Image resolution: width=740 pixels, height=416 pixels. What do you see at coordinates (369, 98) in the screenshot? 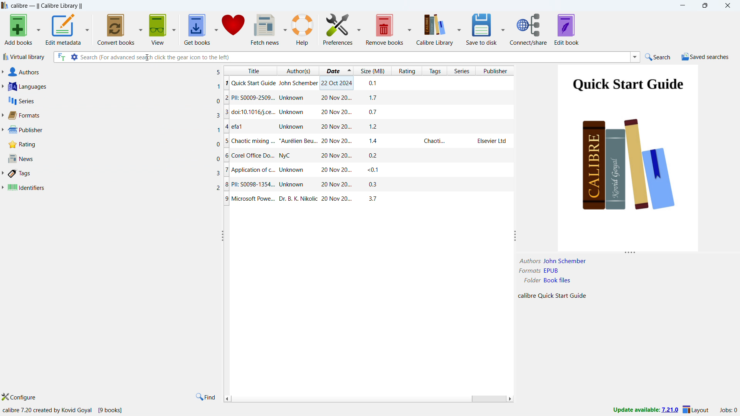
I see `PIL: S009-2509...` at bounding box center [369, 98].